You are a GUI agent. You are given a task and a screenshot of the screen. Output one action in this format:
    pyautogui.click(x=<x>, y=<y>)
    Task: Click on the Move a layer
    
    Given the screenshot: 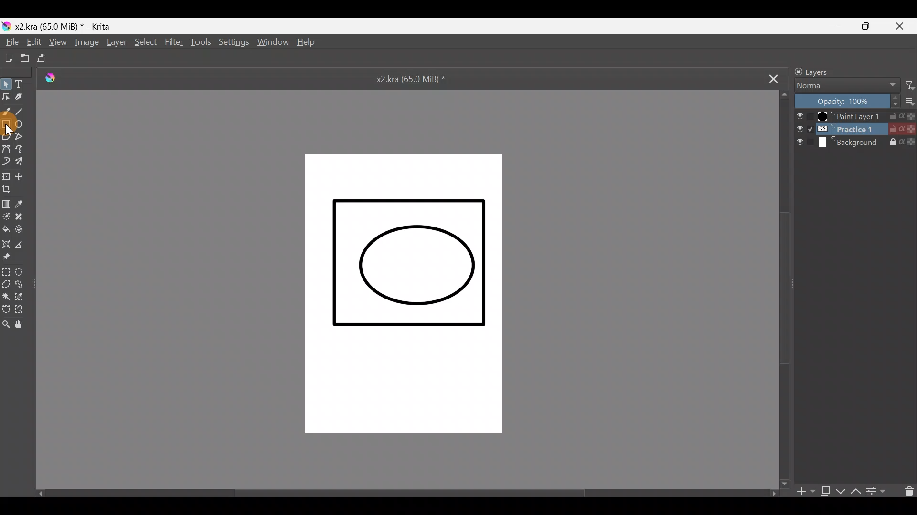 What is the action you would take?
    pyautogui.click(x=21, y=175)
    